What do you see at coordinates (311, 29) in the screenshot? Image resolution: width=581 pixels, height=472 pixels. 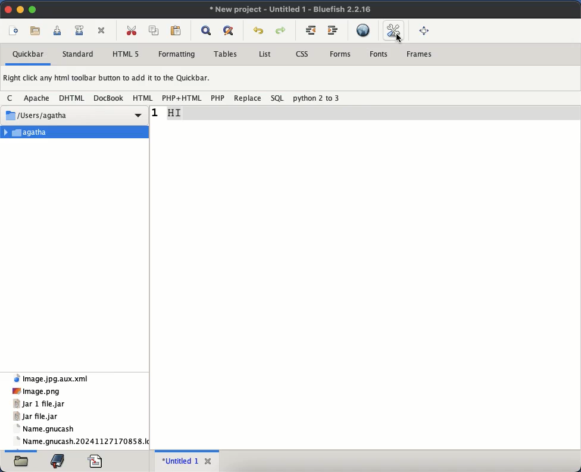 I see `unindent` at bounding box center [311, 29].